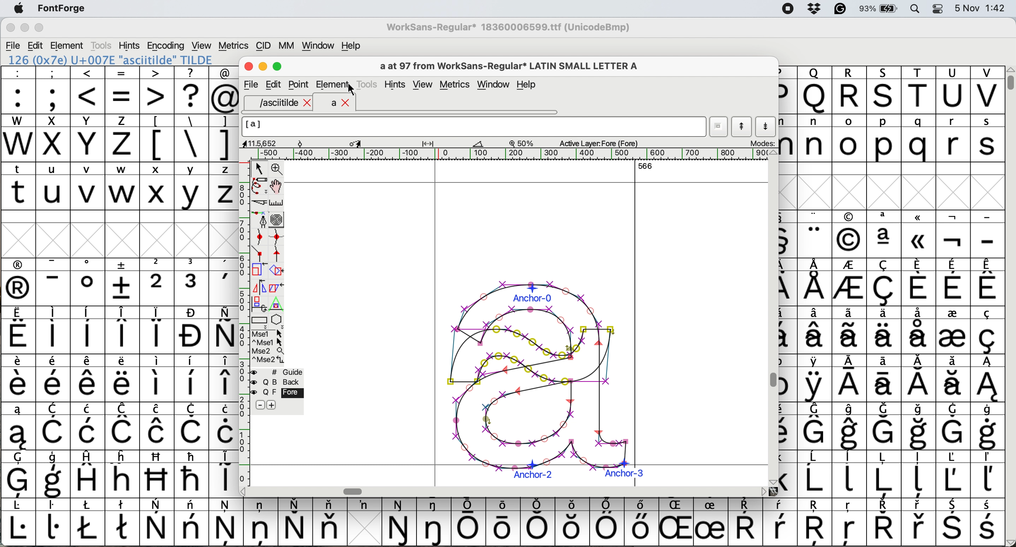  I want to click on symbol, so click(226, 521).